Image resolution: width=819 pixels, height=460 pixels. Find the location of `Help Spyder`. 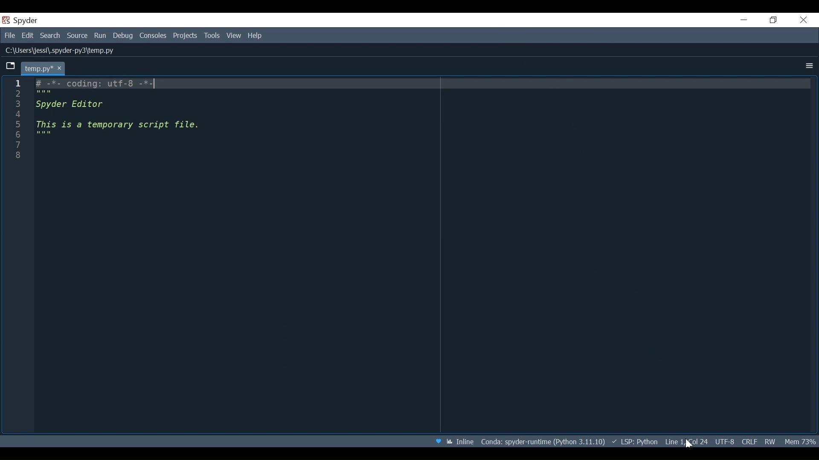

Help Spyder is located at coordinates (437, 440).